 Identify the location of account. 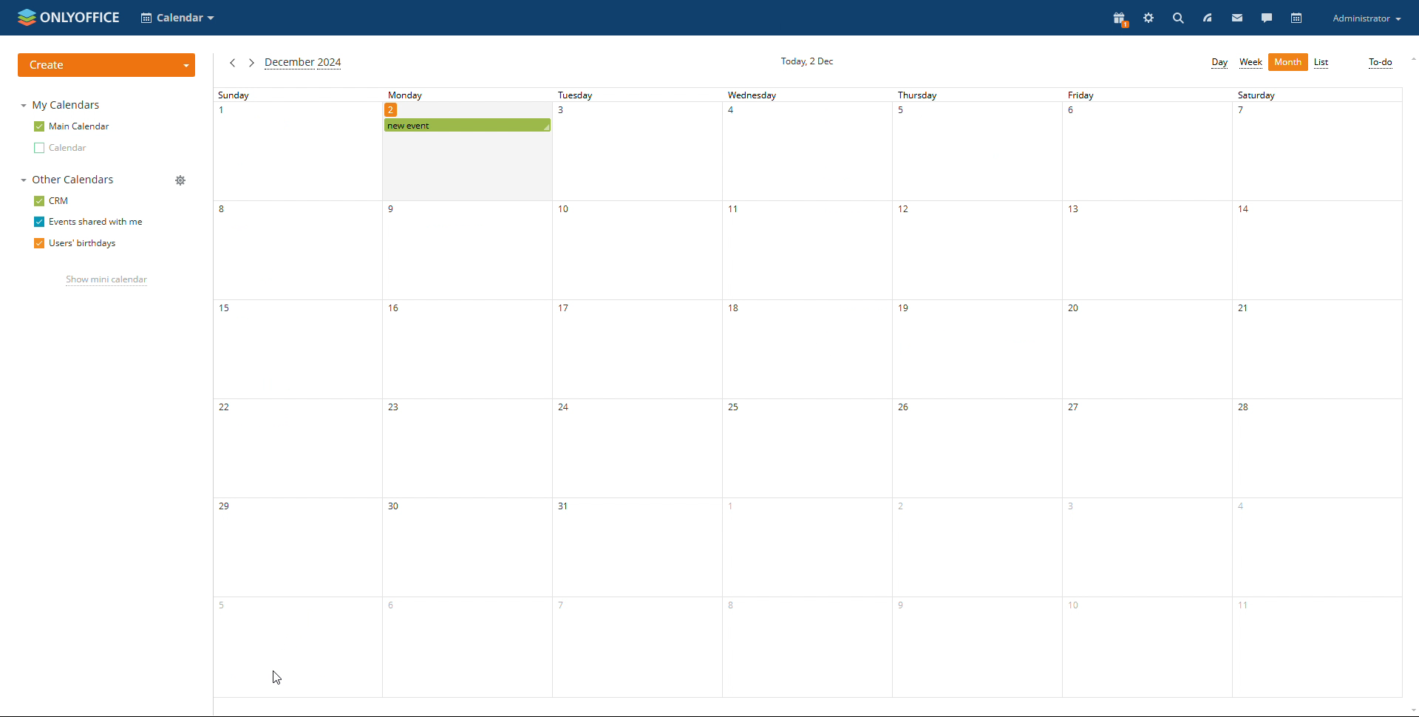
(1366, 18).